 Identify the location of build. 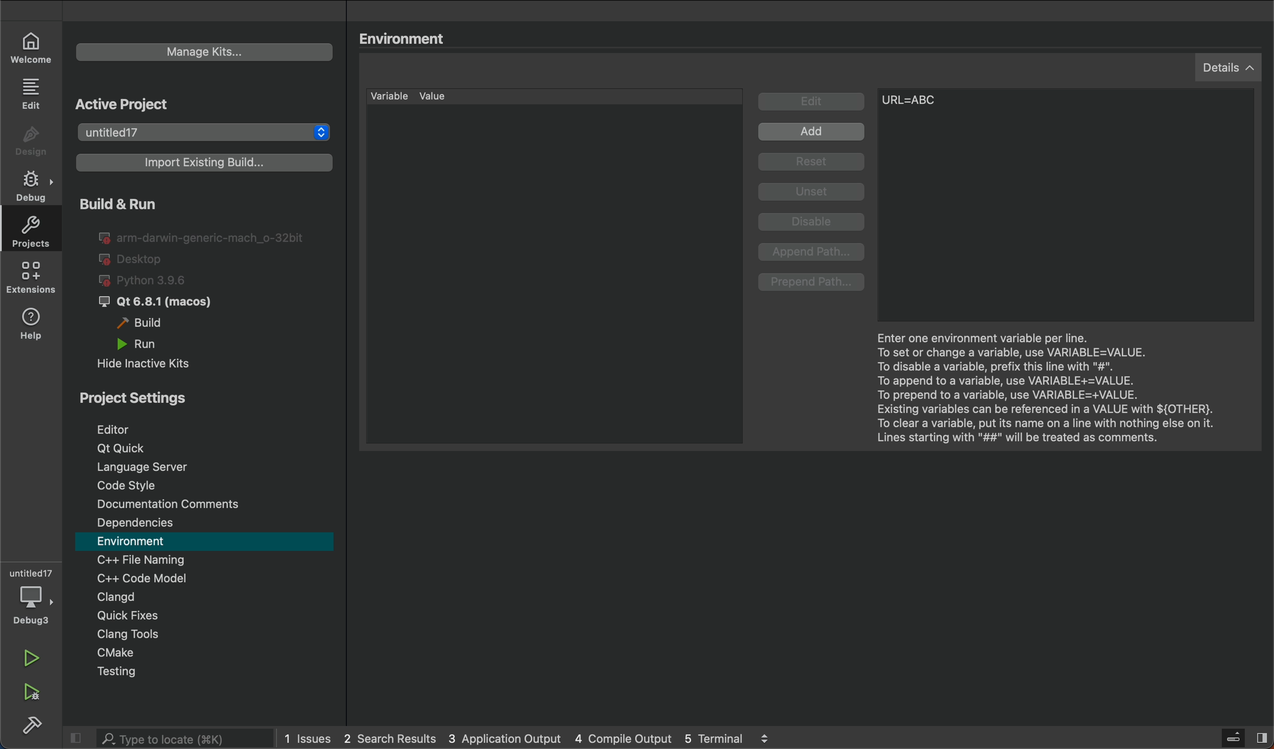
(148, 323).